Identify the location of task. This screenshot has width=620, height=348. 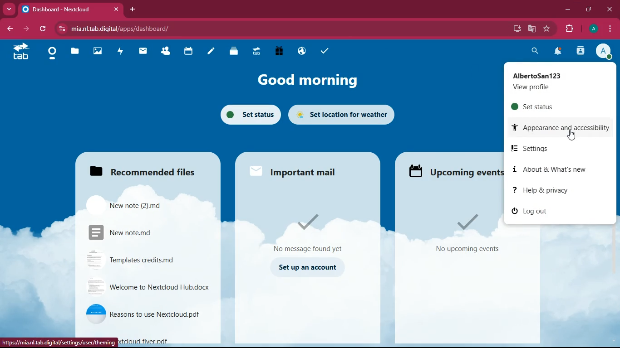
(323, 51).